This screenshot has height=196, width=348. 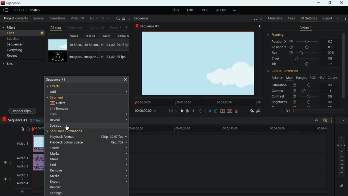 I want to click on up, so click(x=223, y=111).